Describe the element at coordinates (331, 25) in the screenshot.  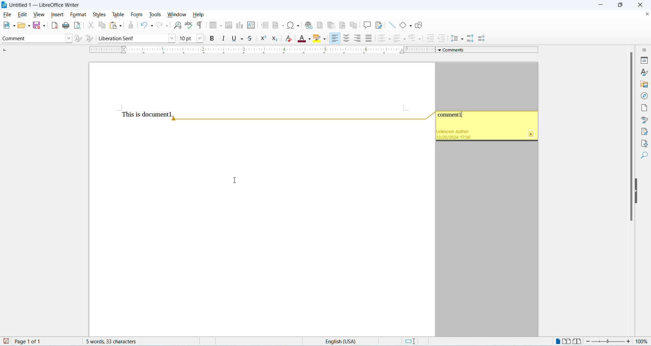
I see `insert endnote` at that location.